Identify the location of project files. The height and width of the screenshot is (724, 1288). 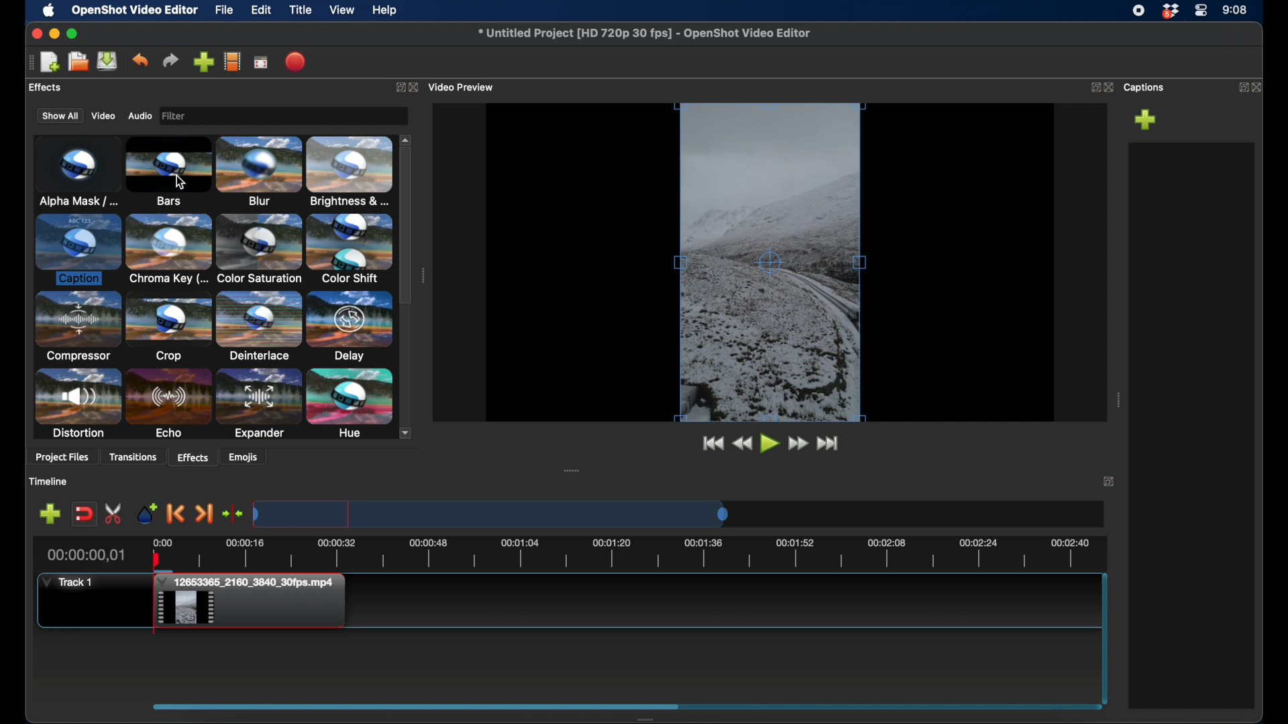
(58, 88).